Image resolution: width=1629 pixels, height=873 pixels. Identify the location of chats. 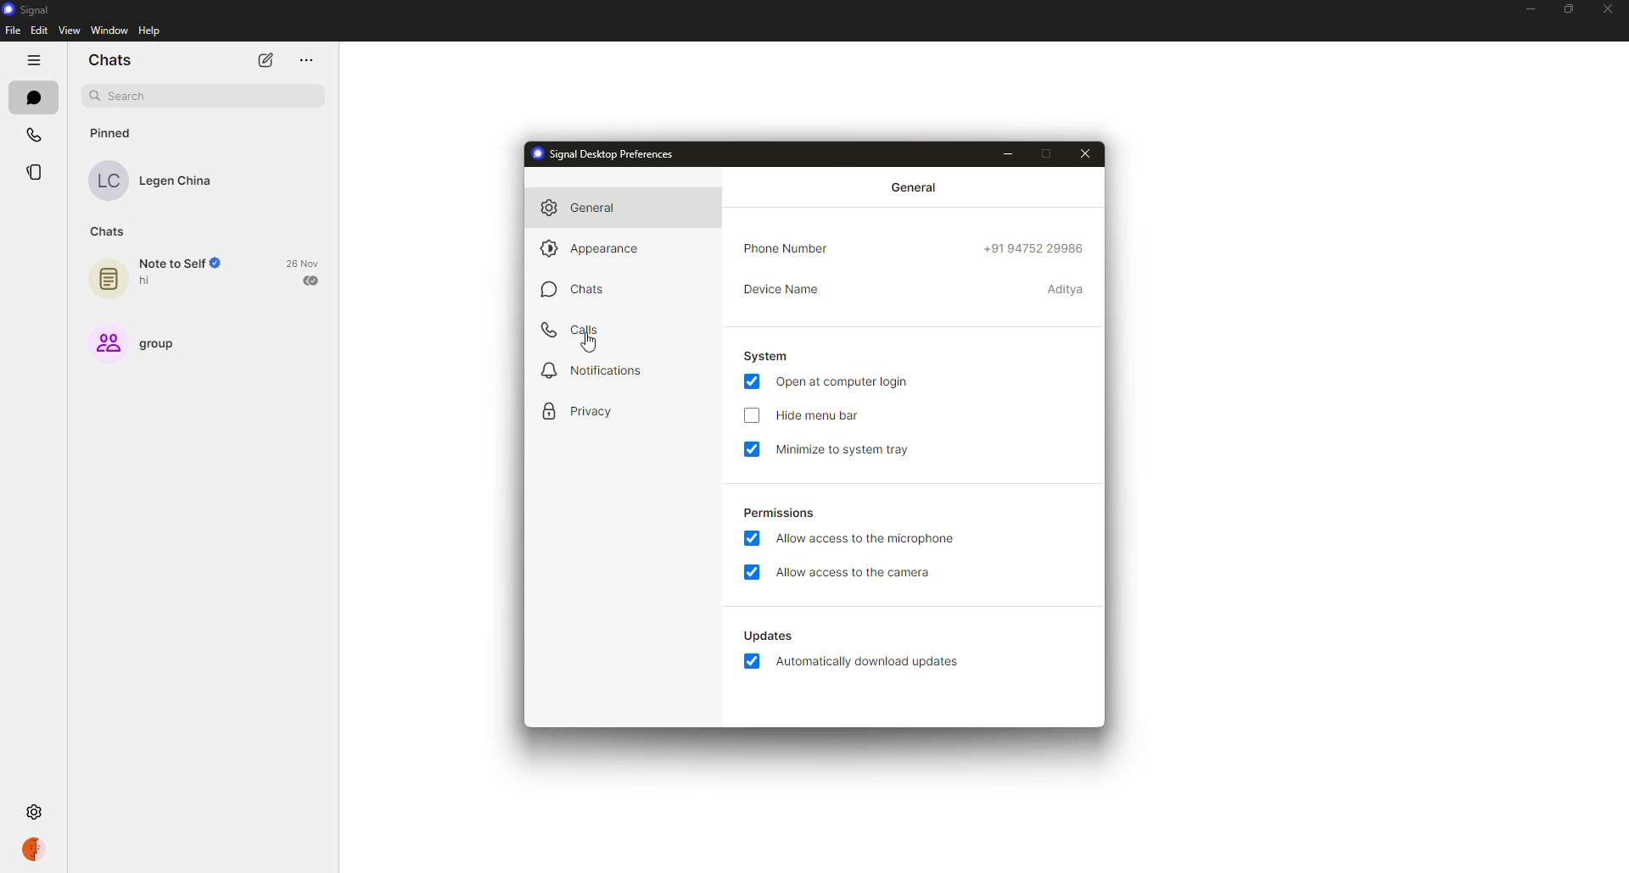
(110, 60).